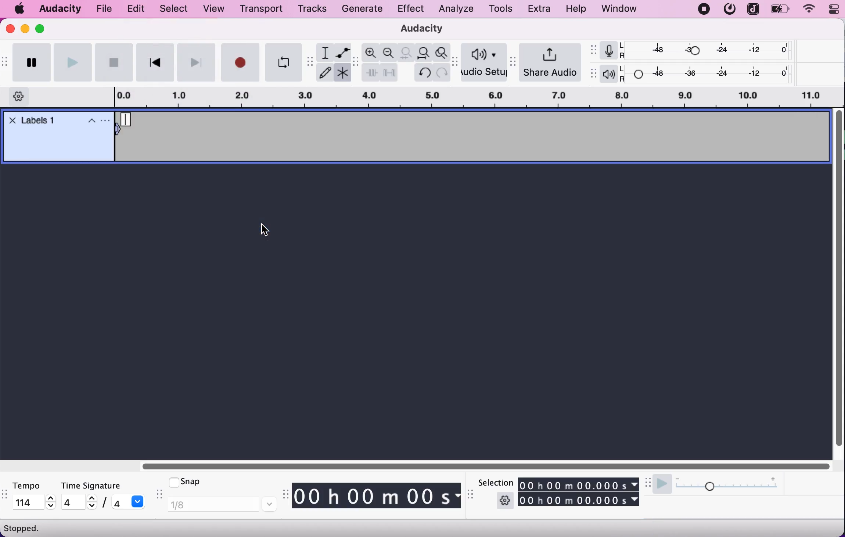  Describe the element at coordinates (11, 31) in the screenshot. I see `close` at that location.